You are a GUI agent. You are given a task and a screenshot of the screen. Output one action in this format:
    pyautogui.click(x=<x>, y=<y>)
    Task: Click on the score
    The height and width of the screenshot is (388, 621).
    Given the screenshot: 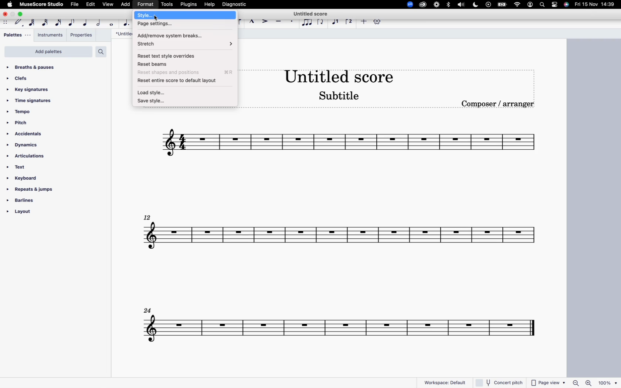 What is the action you would take?
    pyautogui.click(x=351, y=143)
    